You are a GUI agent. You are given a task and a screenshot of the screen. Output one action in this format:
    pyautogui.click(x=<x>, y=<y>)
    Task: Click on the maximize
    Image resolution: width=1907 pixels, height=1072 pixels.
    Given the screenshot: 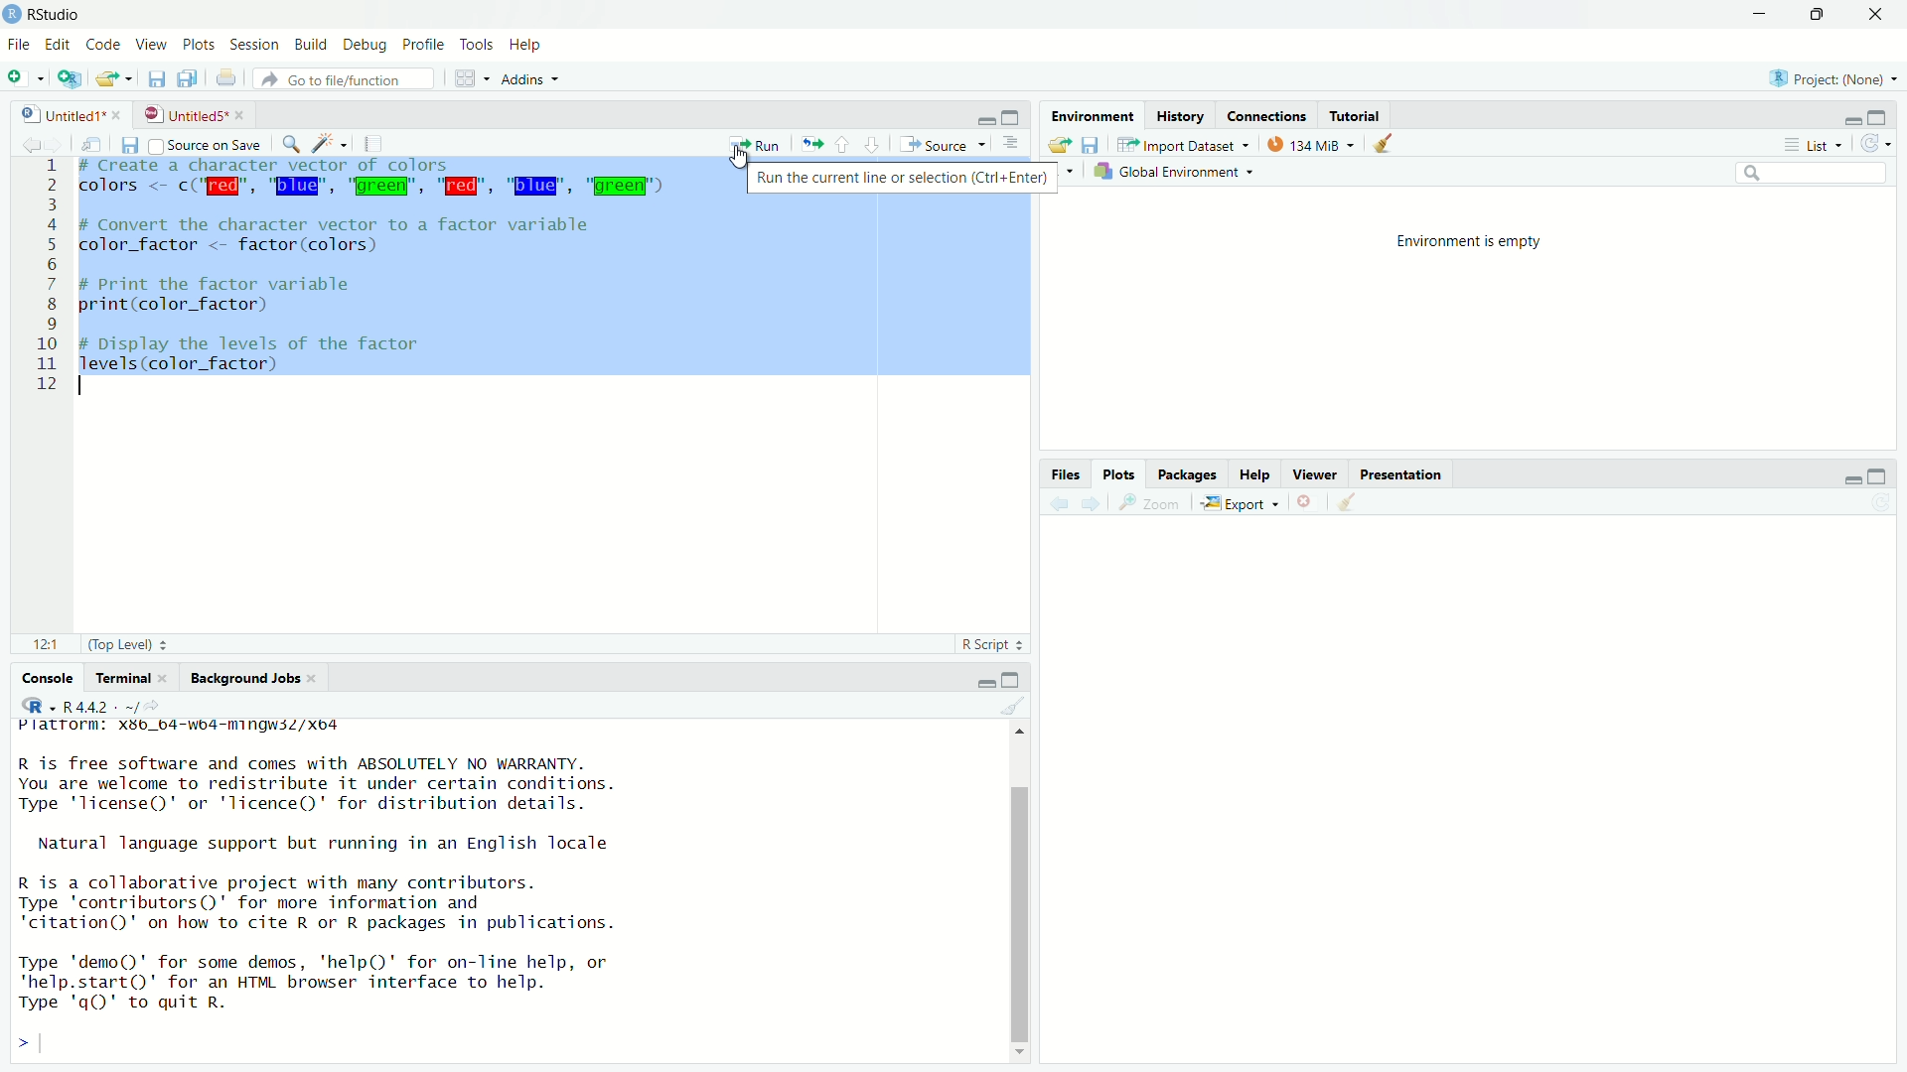 What is the action you would take?
    pyautogui.click(x=1822, y=13)
    